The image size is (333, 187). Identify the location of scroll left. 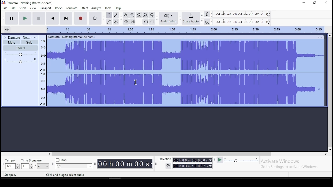
(49, 154).